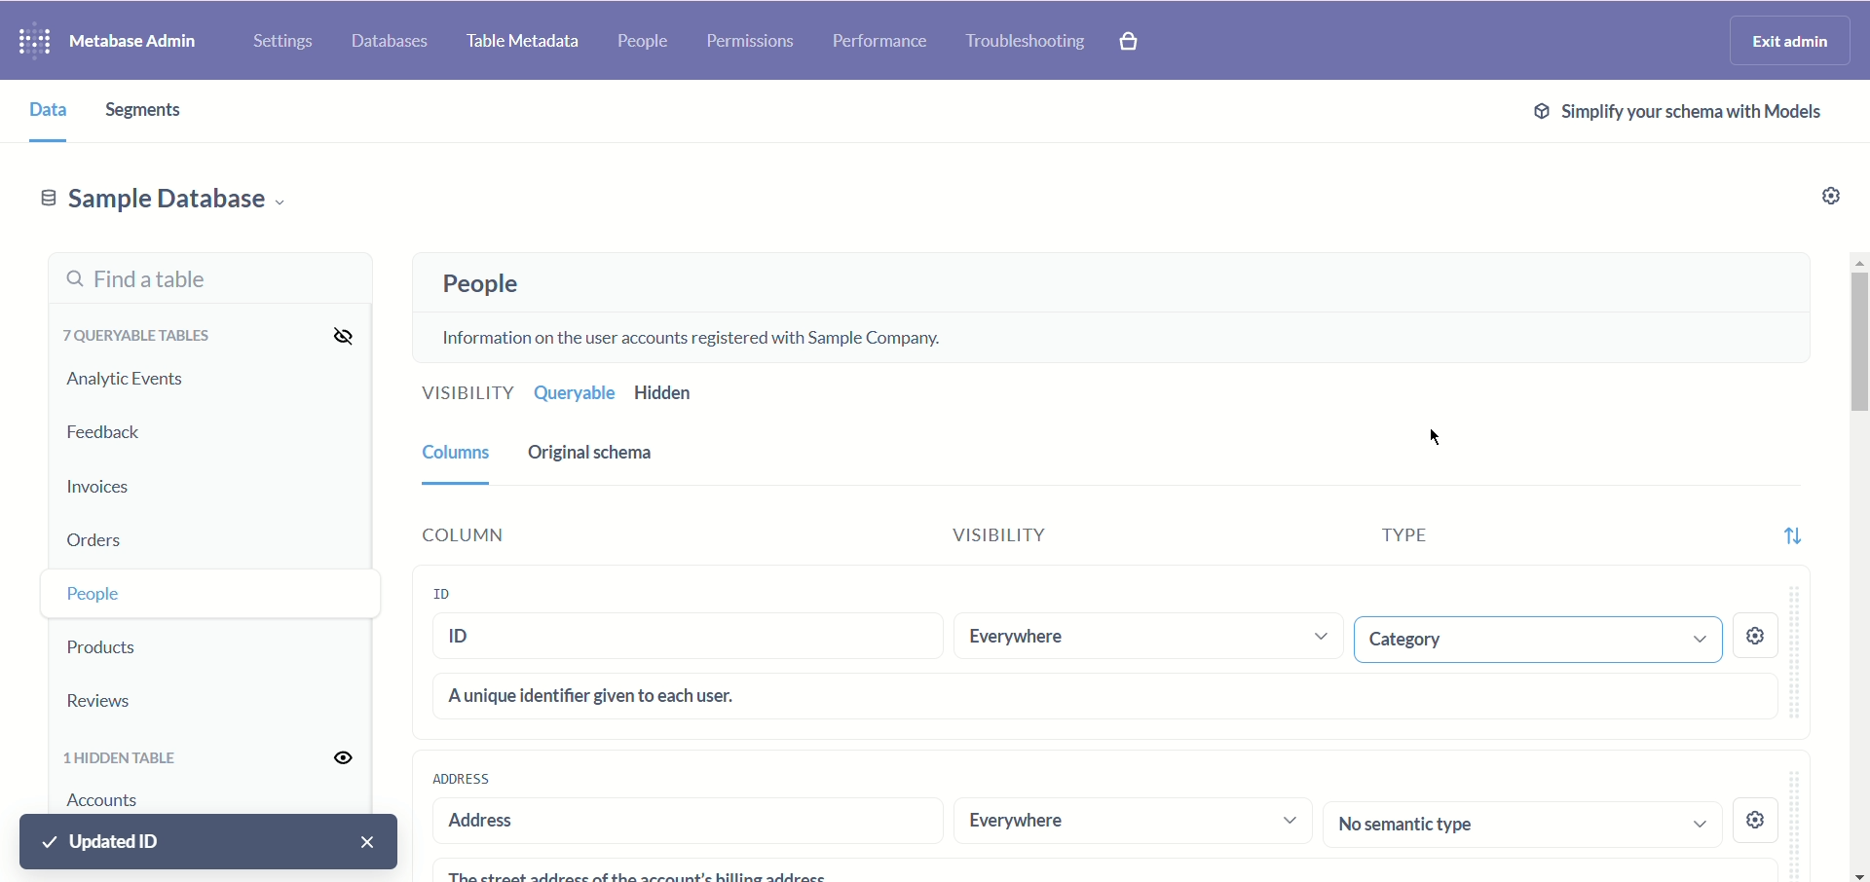  I want to click on Databases, so click(393, 38).